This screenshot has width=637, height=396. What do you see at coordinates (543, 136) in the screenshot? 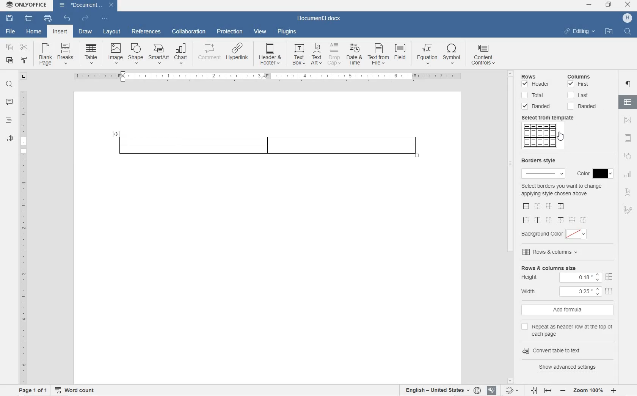
I see `Templates` at bounding box center [543, 136].